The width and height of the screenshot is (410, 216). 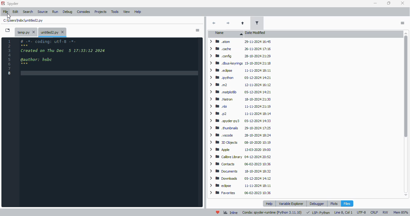 What do you see at coordinates (257, 23) in the screenshot?
I see `filter` at bounding box center [257, 23].